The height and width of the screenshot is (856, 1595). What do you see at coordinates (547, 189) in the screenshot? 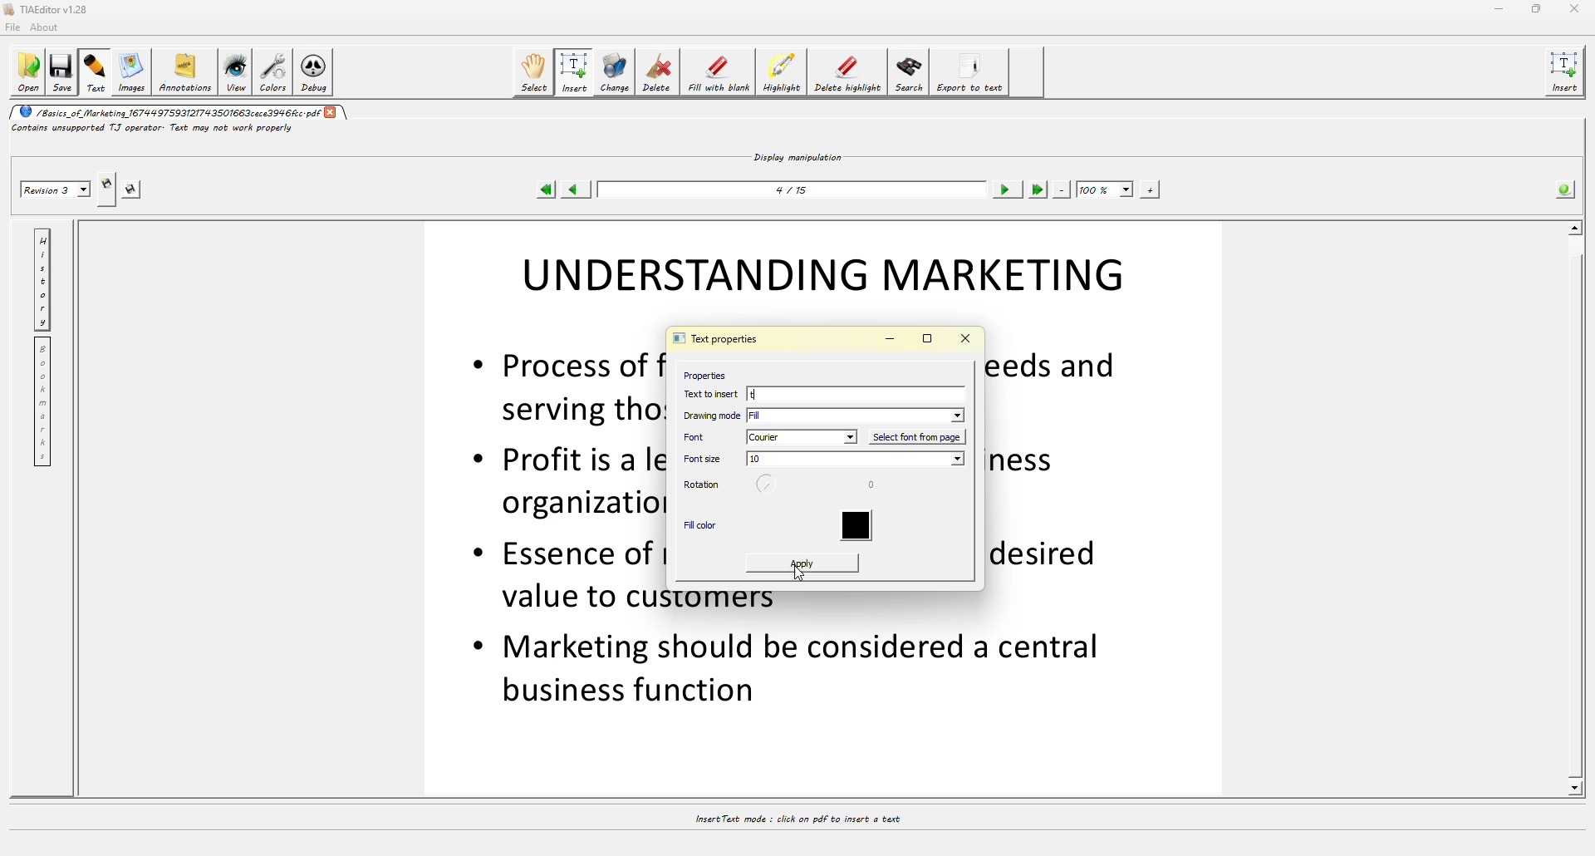
I see `first page` at bounding box center [547, 189].